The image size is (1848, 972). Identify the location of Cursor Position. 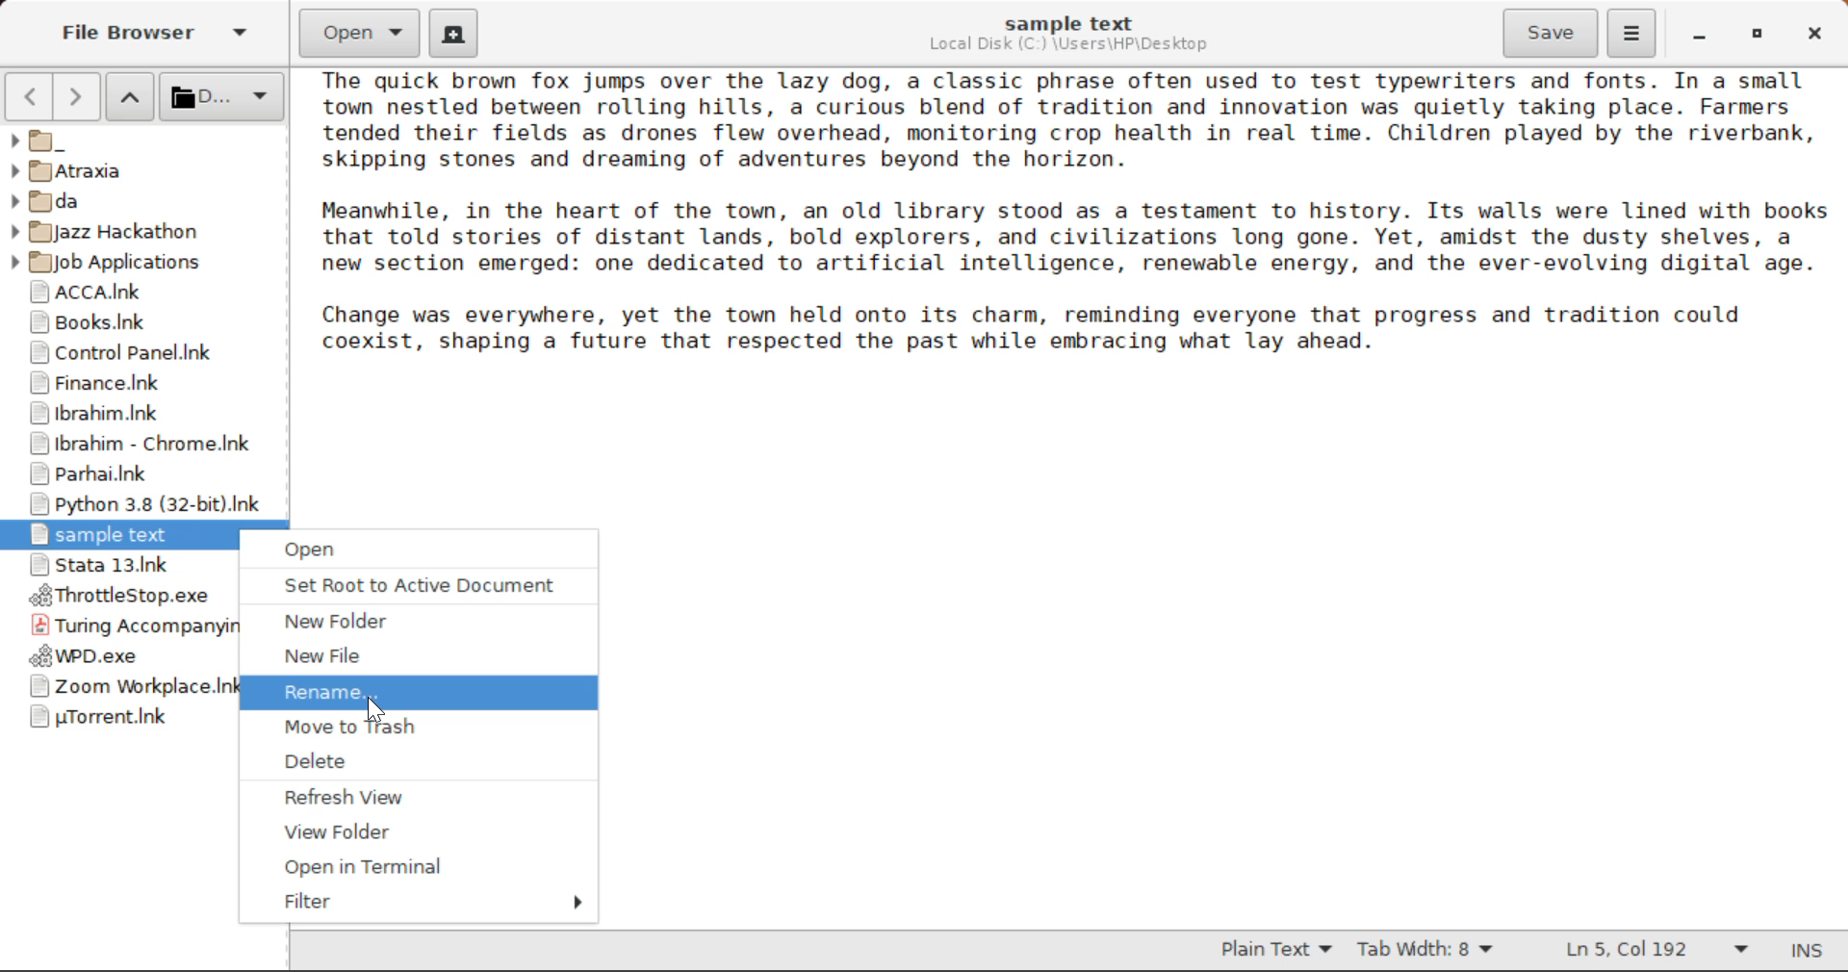
(373, 704).